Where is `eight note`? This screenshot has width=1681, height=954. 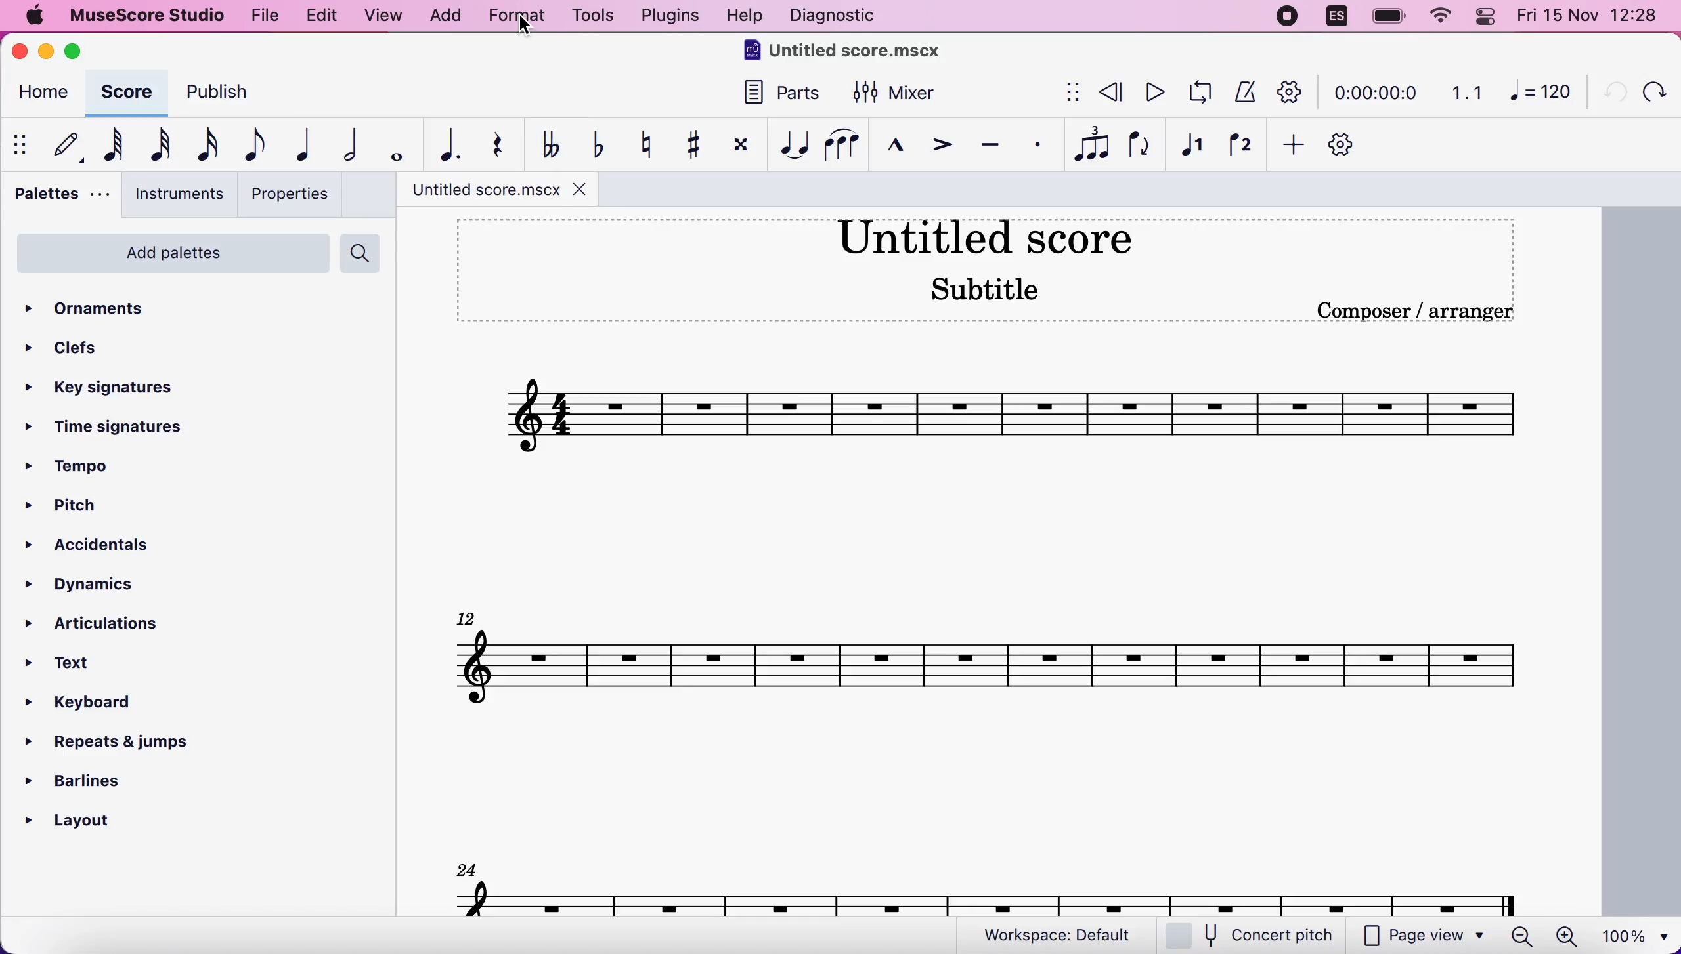 eight note is located at coordinates (252, 144).